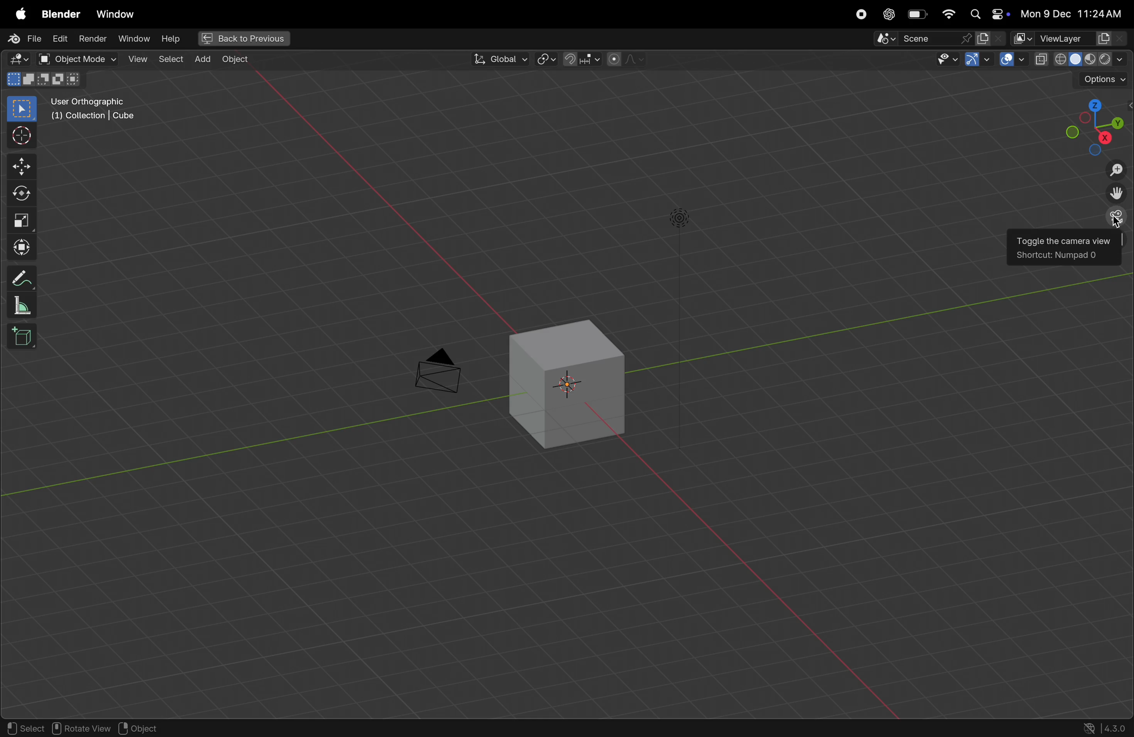  Describe the element at coordinates (1116, 224) in the screenshot. I see `cursor` at that location.